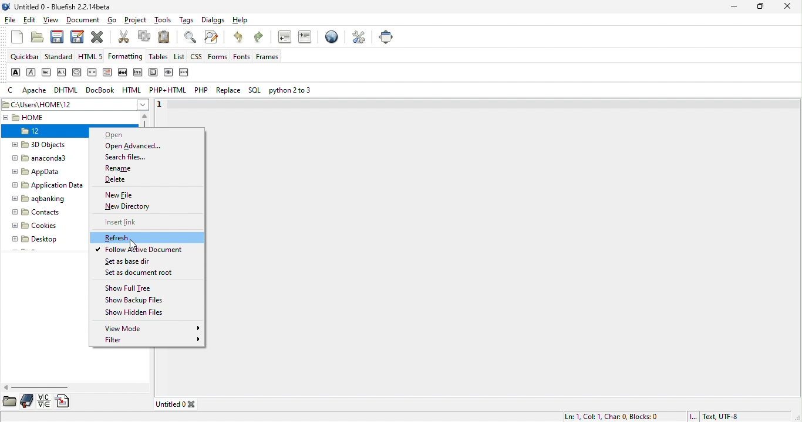 This screenshot has width=802, height=422. What do you see at coordinates (130, 156) in the screenshot?
I see `search files` at bounding box center [130, 156].